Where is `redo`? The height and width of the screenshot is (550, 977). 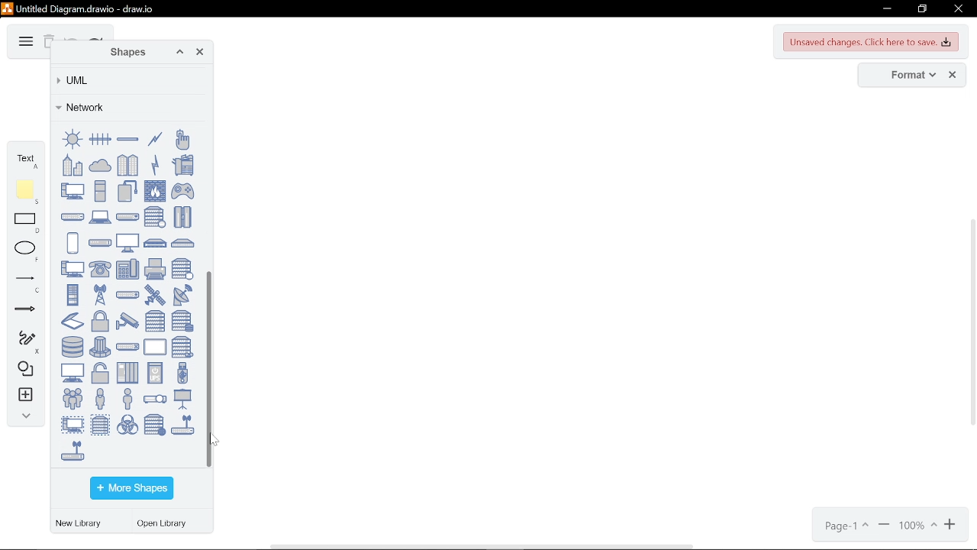 redo is located at coordinates (96, 38).